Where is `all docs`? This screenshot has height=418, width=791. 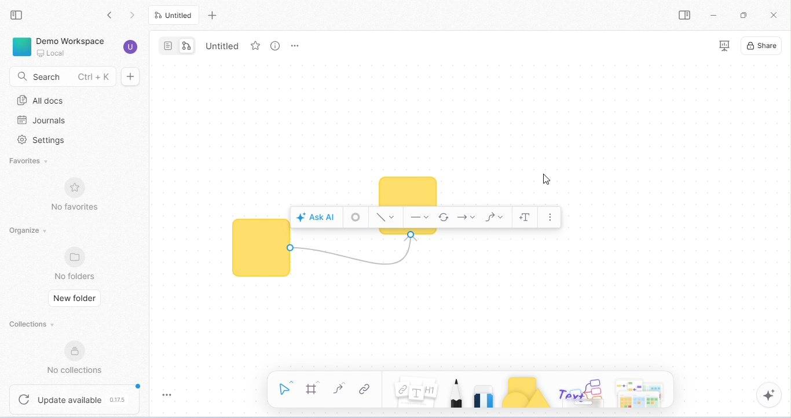
all docs is located at coordinates (42, 101).